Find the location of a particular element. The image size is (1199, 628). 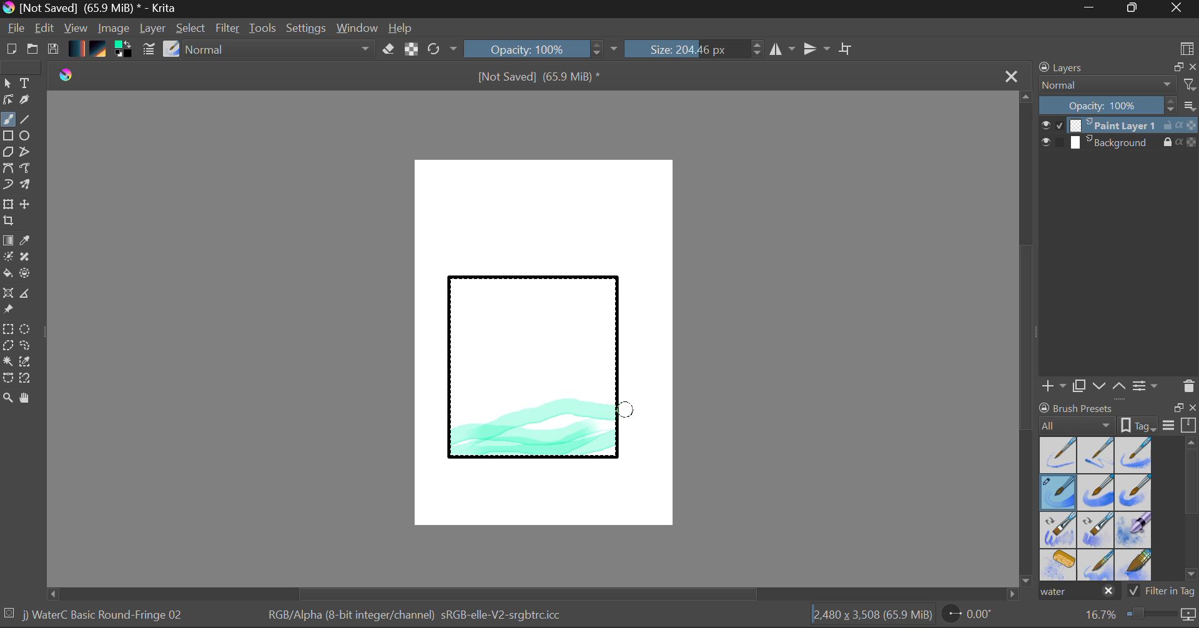

Blending Tool is located at coordinates (280, 50).